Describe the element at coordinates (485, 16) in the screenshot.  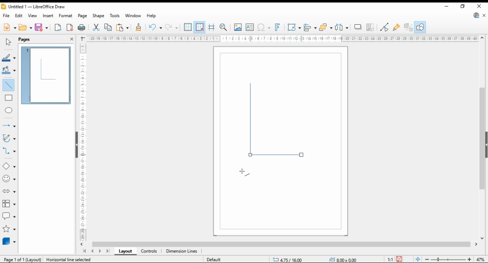
I see `close document` at that location.